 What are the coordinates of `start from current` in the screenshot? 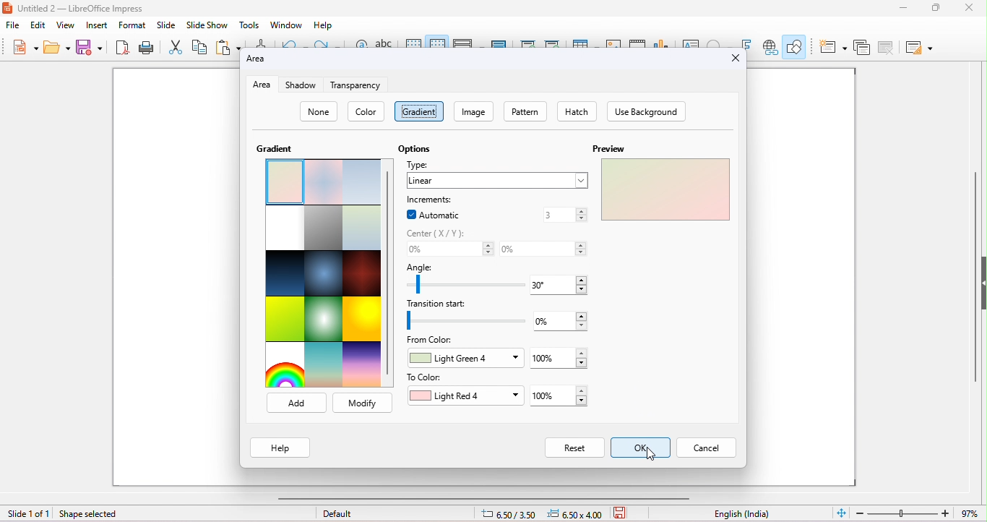 It's located at (552, 42).